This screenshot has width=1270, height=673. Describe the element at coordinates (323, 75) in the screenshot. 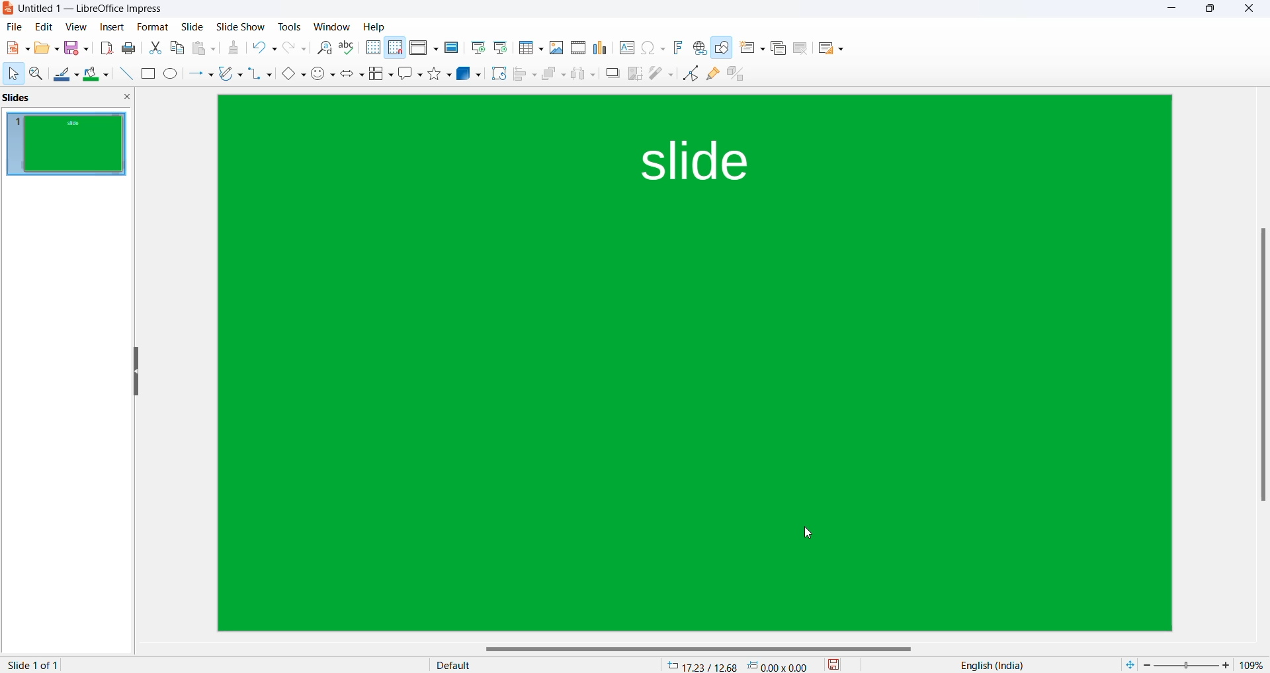

I see `symbol shapes` at that location.